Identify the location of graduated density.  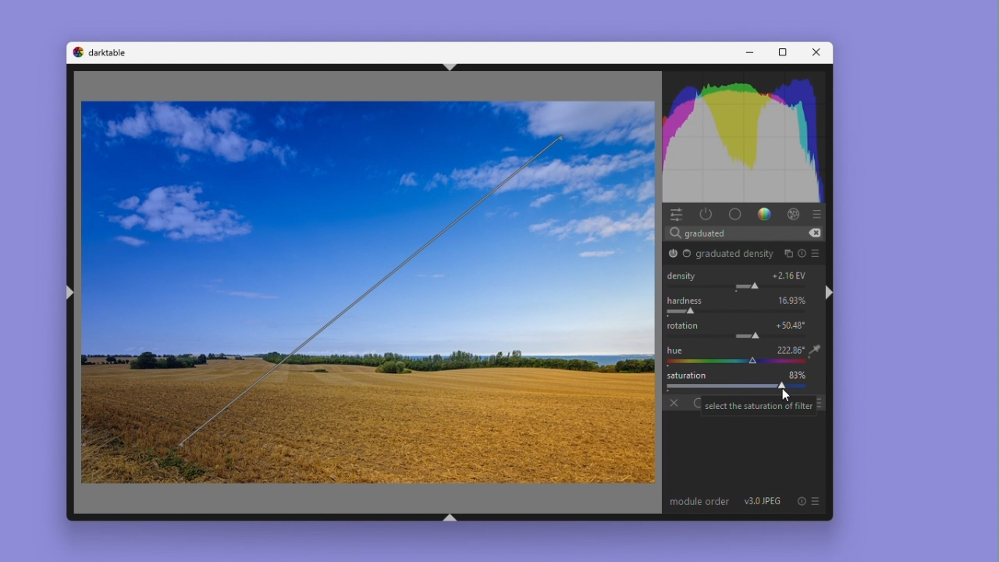
(734, 255).